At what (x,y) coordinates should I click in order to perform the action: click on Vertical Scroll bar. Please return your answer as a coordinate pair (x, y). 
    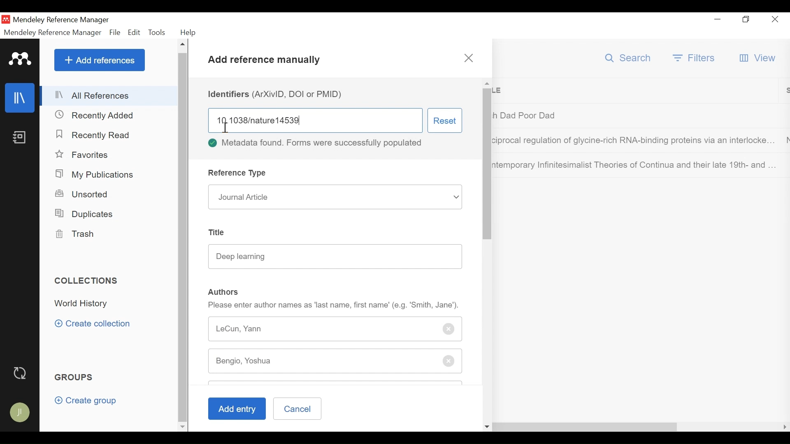
    Looking at the image, I should click on (184, 236).